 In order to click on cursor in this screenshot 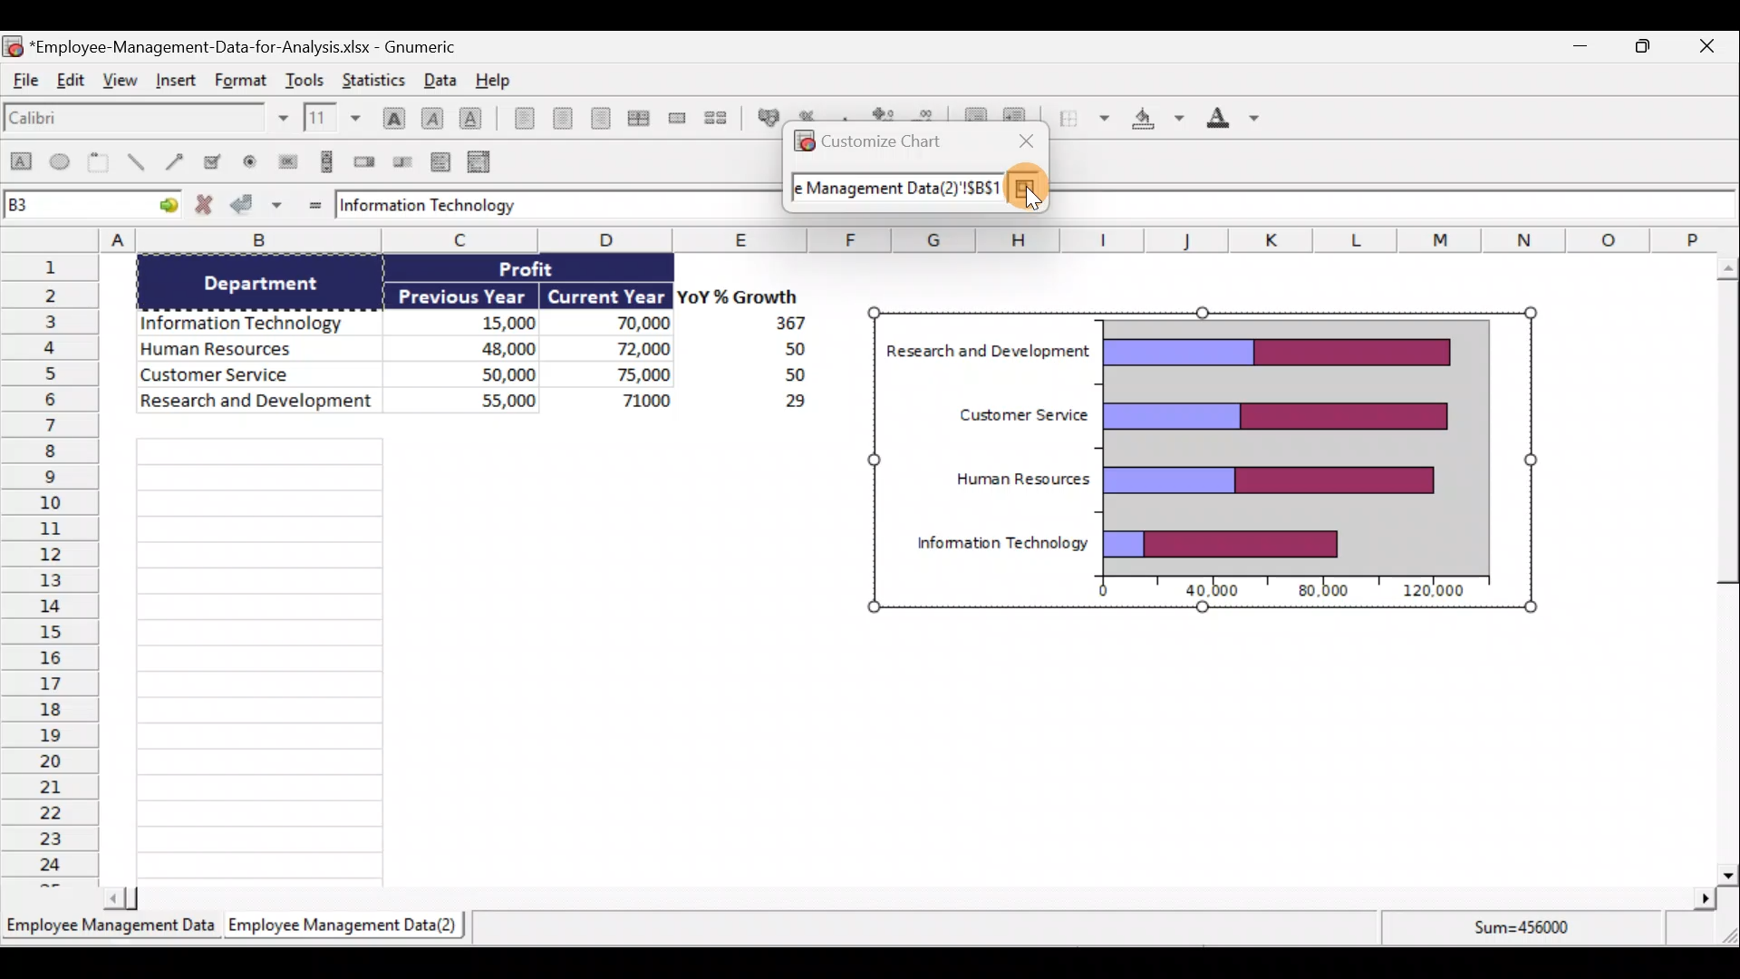, I will do `click(1036, 199)`.